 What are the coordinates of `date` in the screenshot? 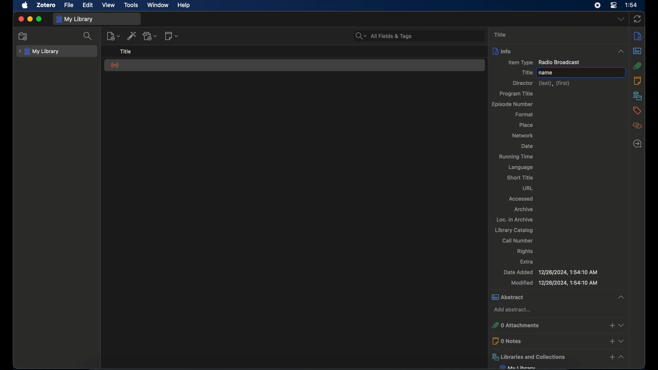 It's located at (528, 146).